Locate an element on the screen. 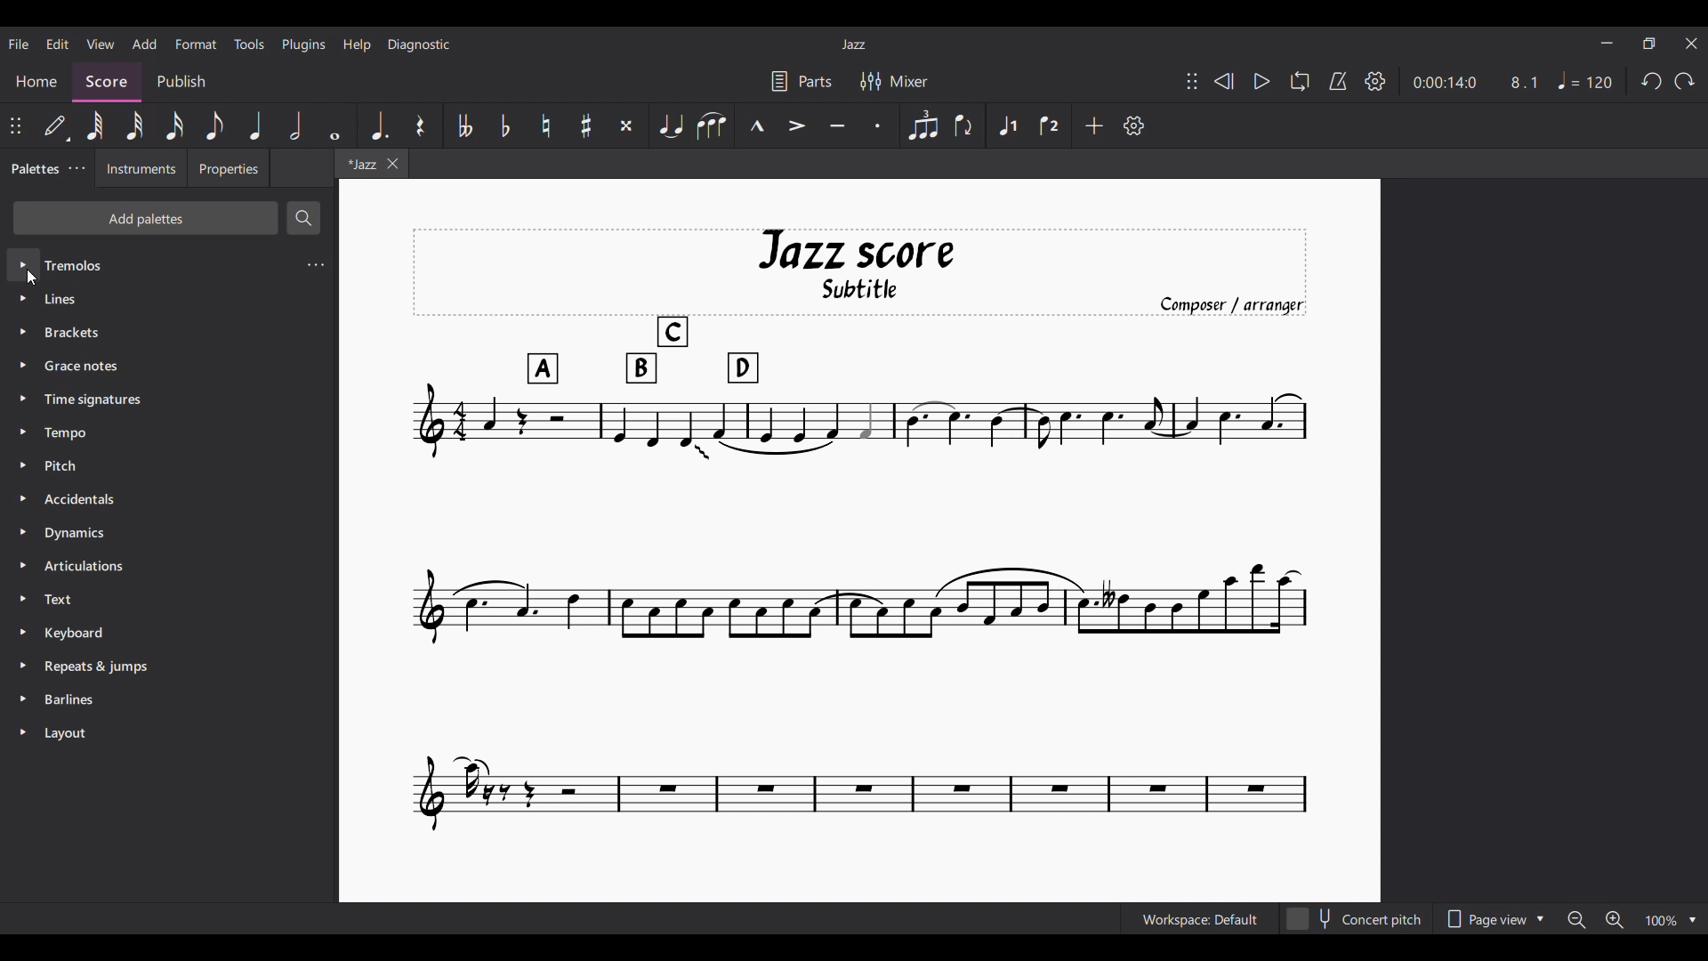 The width and height of the screenshot is (1708, 961). Play is located at coordinates (1262, 81).